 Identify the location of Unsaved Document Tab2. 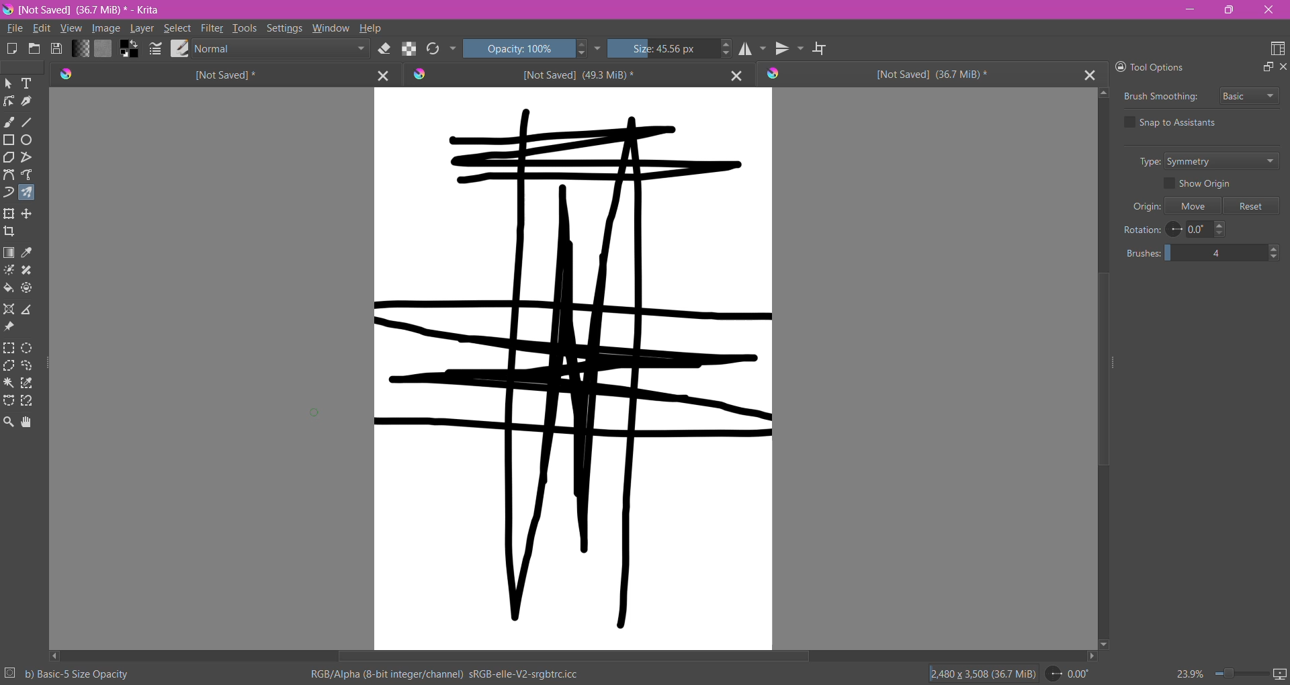
(556, 75).